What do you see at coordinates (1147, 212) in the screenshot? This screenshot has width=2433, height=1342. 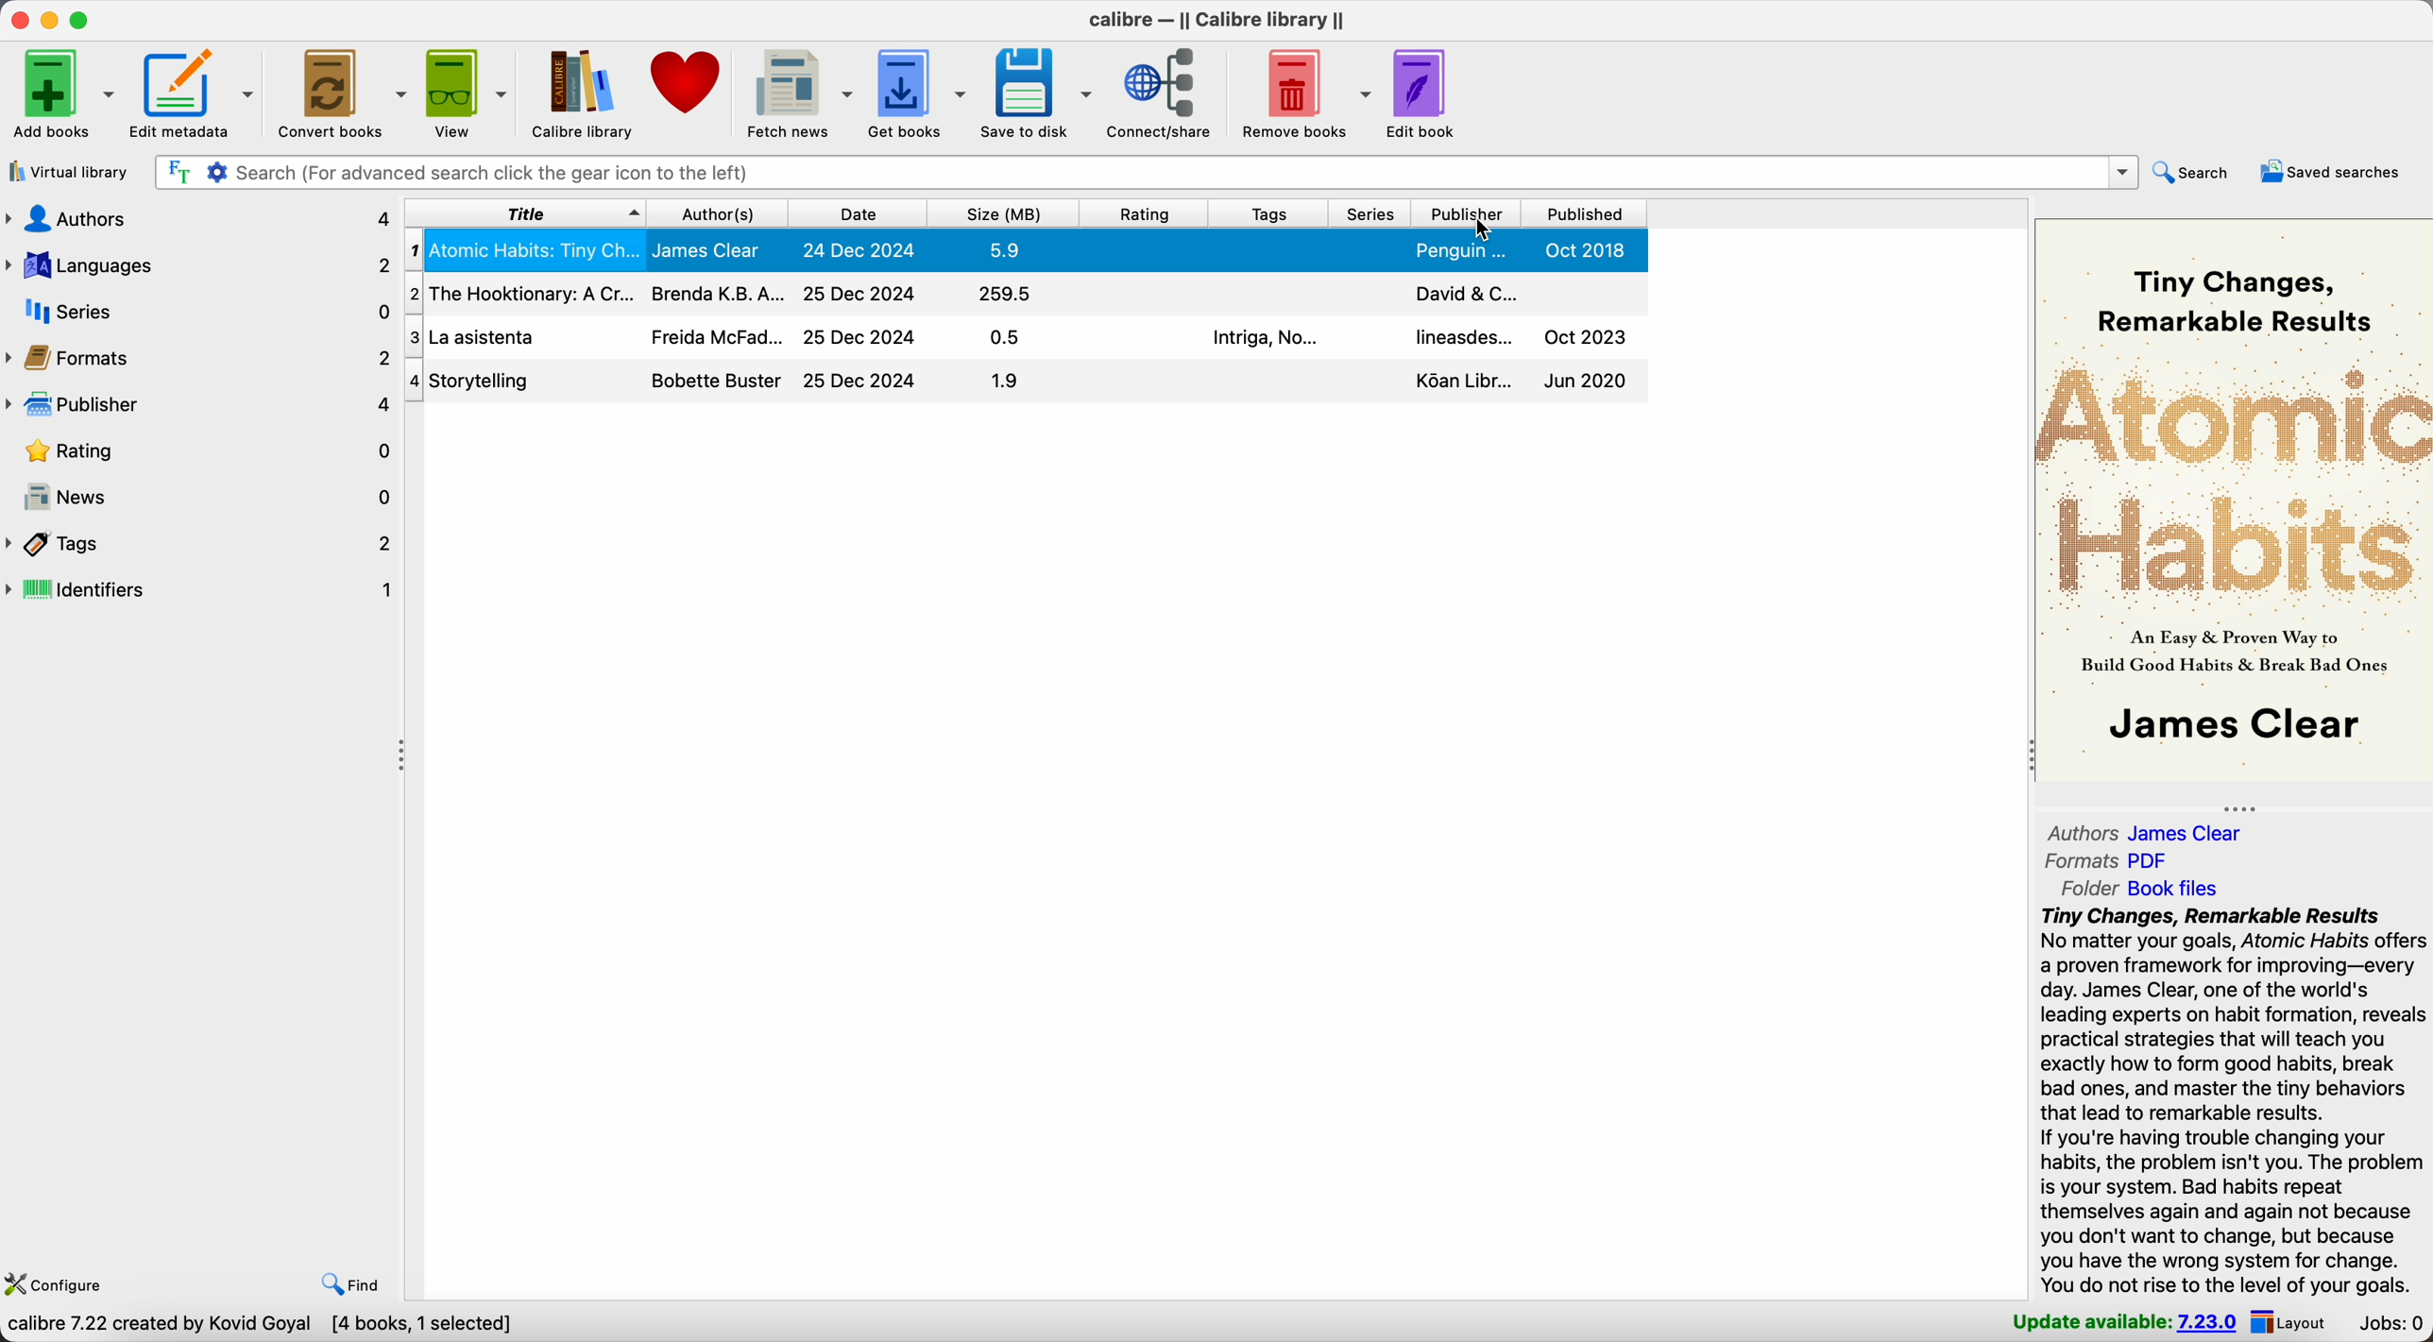 I see `rating` at bounding box center [1147, 212].